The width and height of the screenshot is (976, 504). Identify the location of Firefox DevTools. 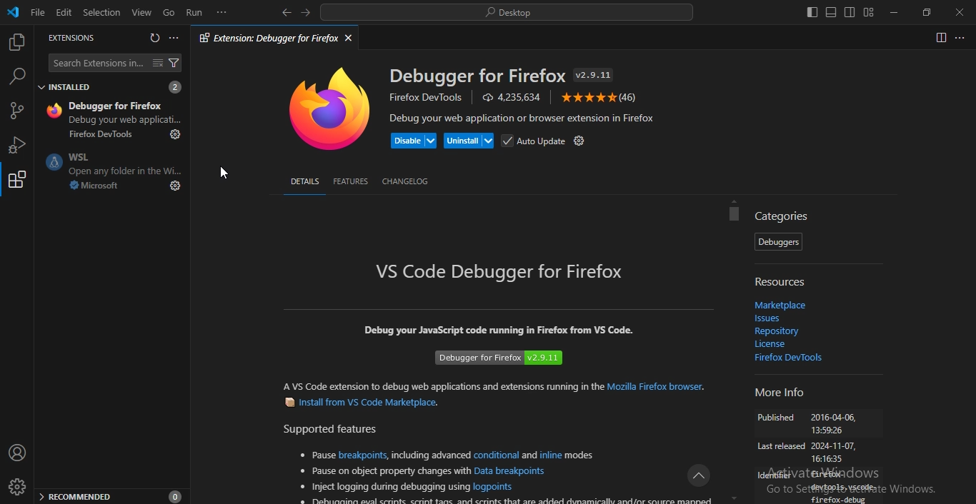
(424, 97).